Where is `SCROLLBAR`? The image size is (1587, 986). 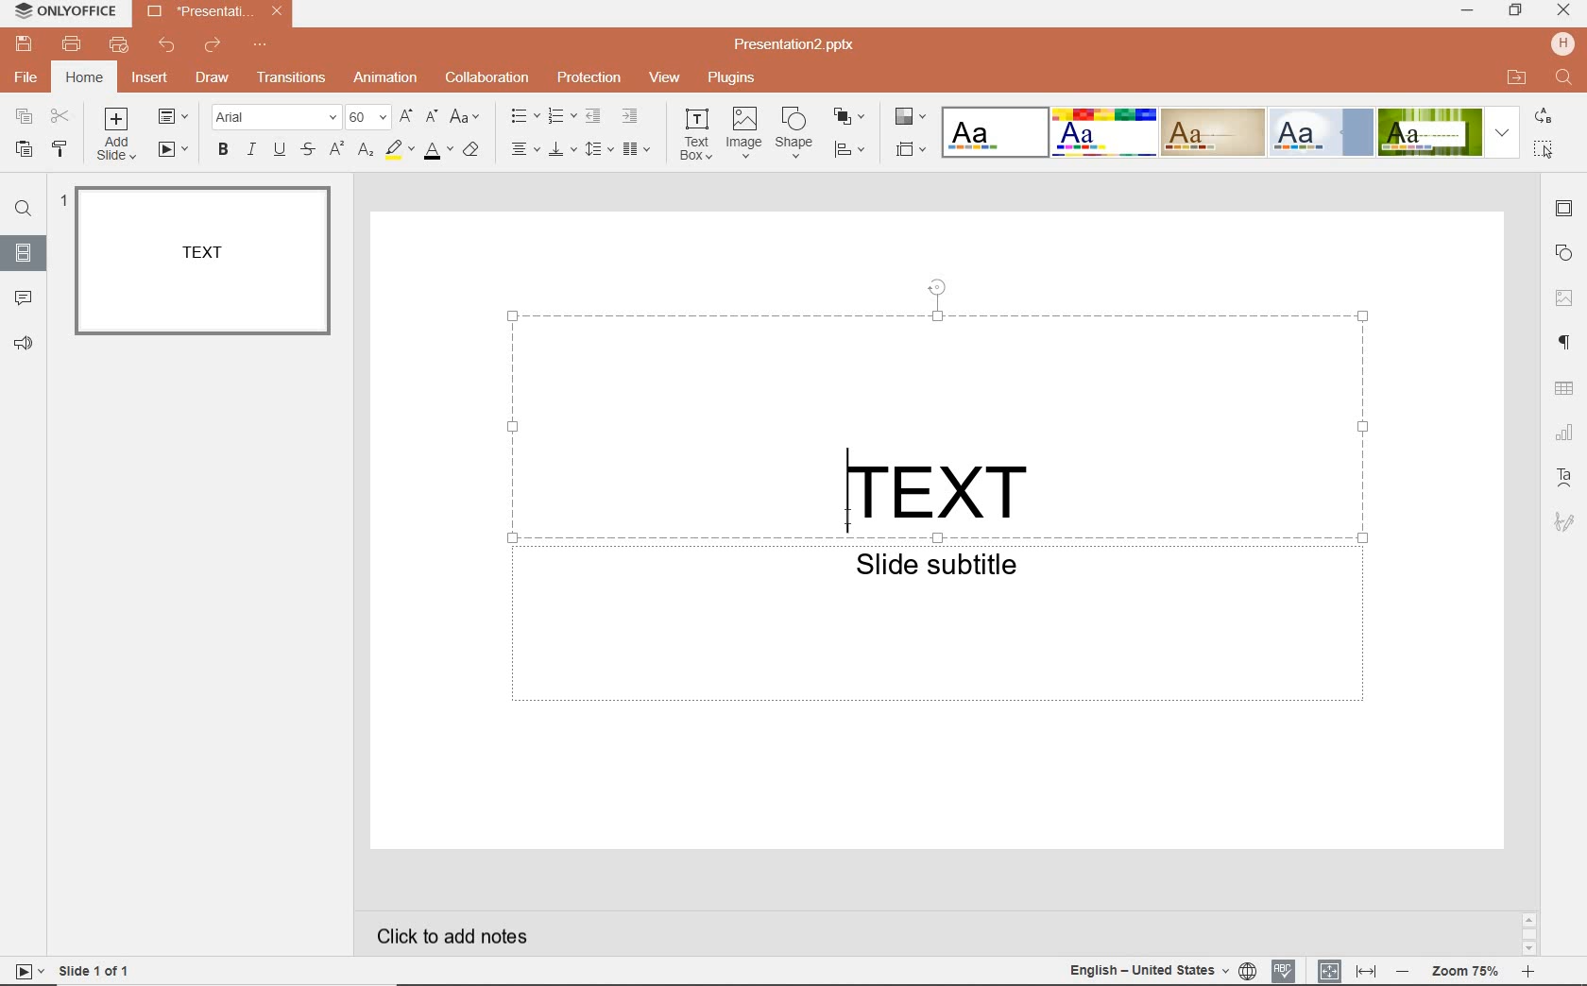 SCROLLBAR is located at coordinates (1528, 933).